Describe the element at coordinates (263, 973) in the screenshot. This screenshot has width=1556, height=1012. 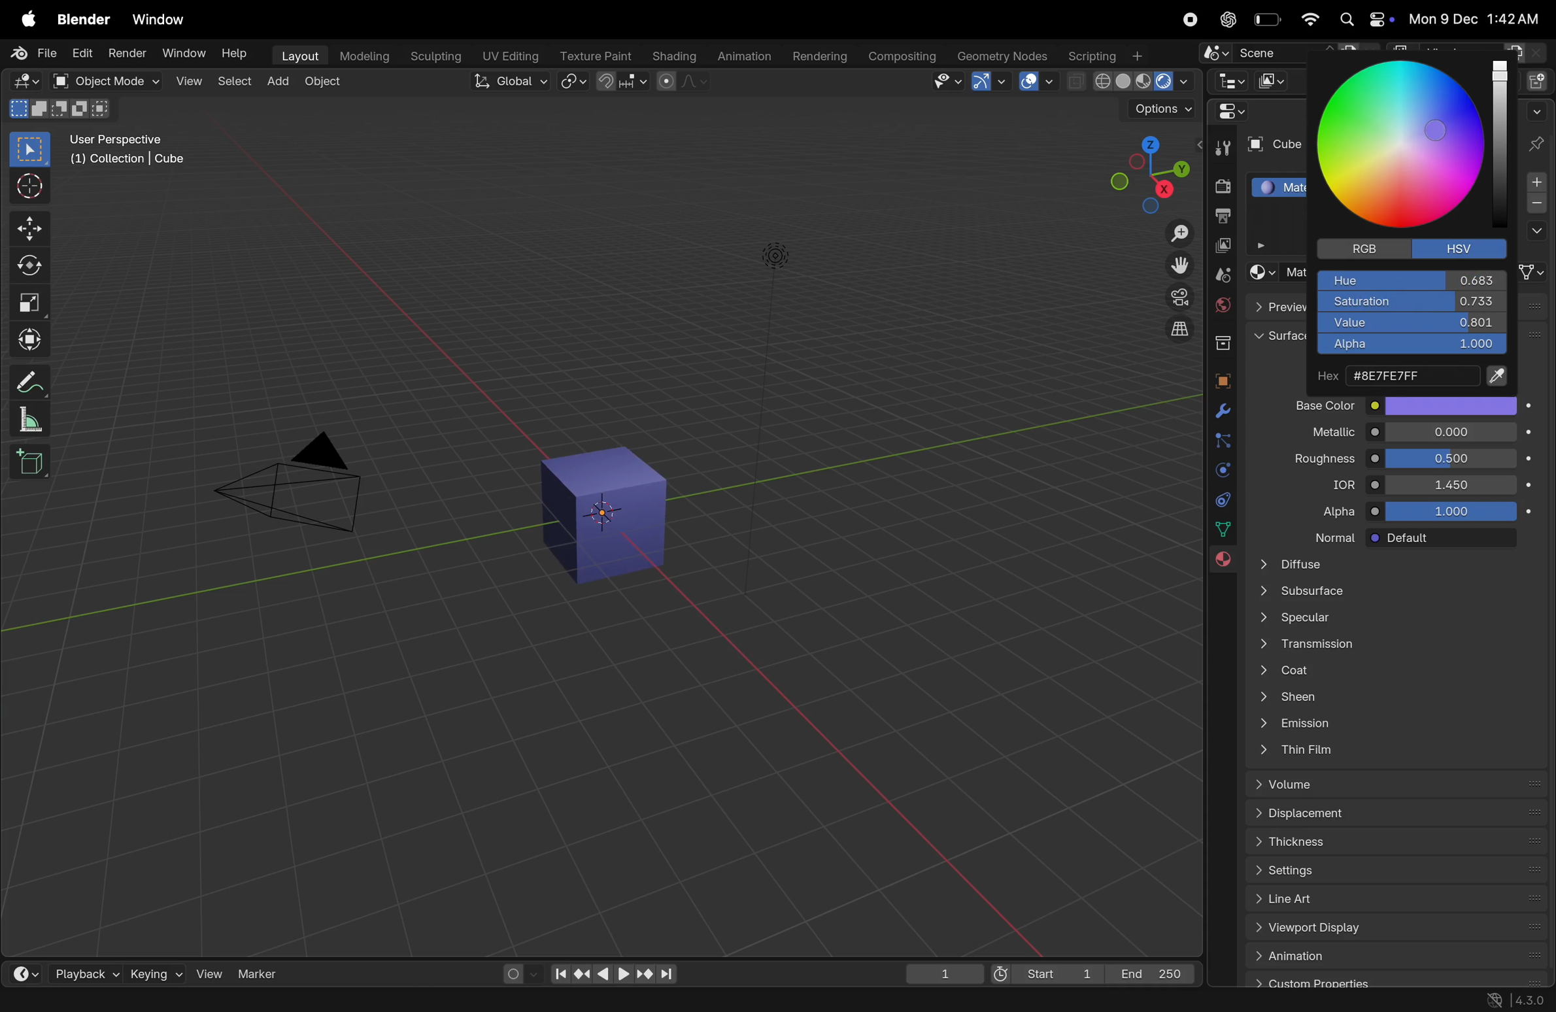
I see `marker` at that location.